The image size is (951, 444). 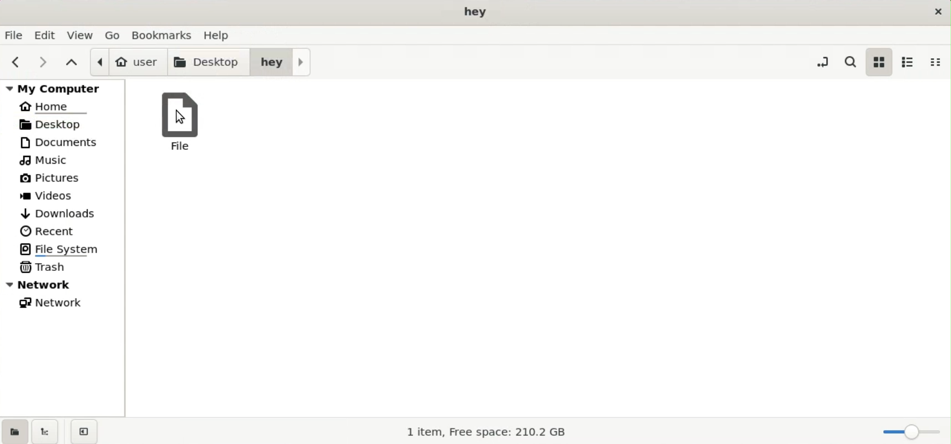 What do you see at coordinates (936, 11) in the screenshot?
I see `close` at bounding box center [936, 11].